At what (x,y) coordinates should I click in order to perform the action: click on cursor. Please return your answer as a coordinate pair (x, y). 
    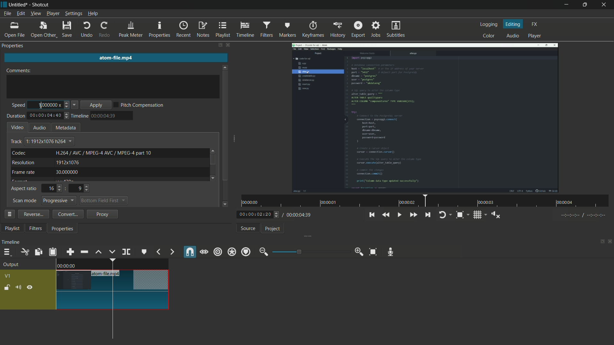
    Looking at the image, I should click on (106, 294).